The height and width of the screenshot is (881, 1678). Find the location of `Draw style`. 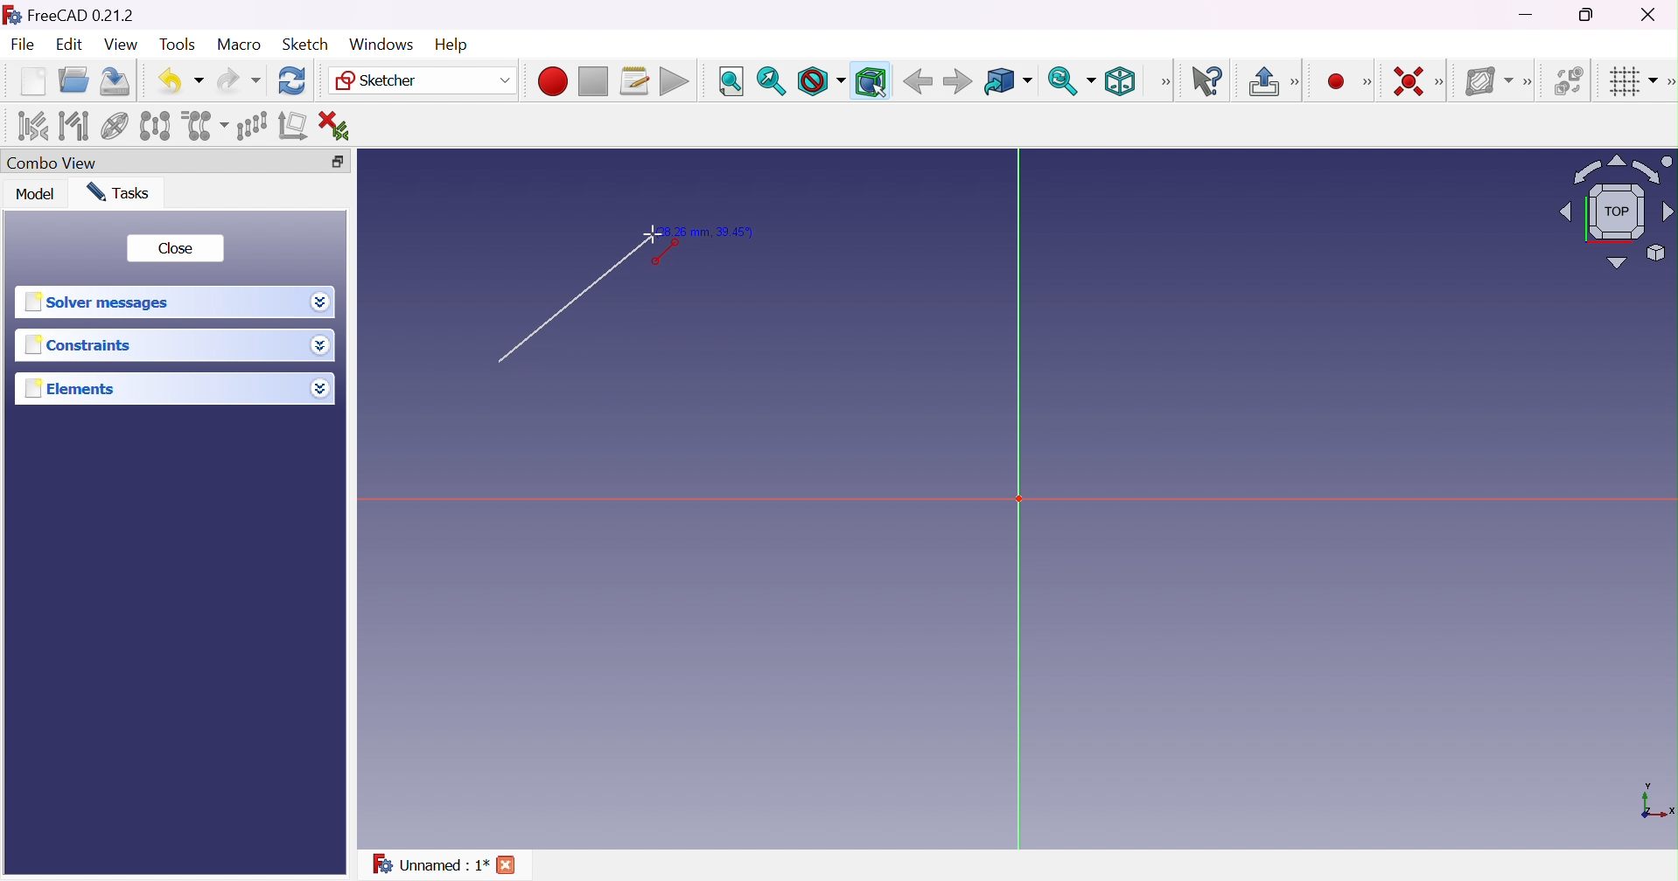

Draw style is located at coordinates (822, 81).